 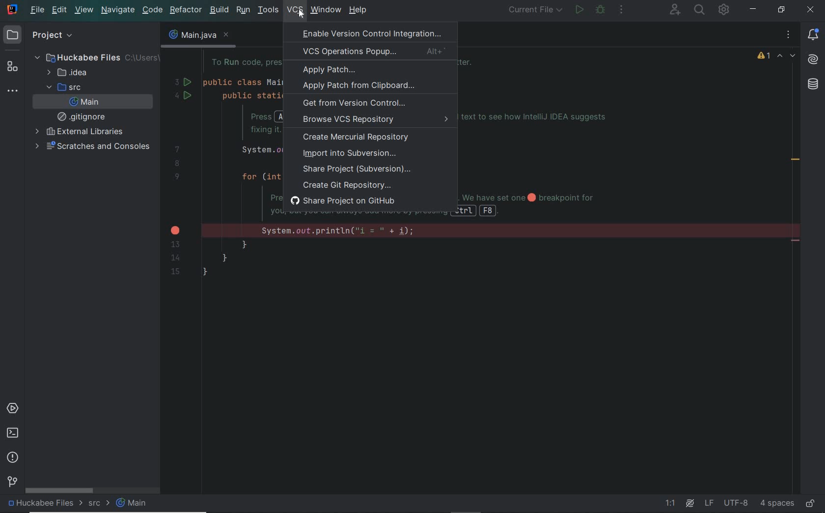 I want to click on recent files, tab actions, so click(x=789, y=37).